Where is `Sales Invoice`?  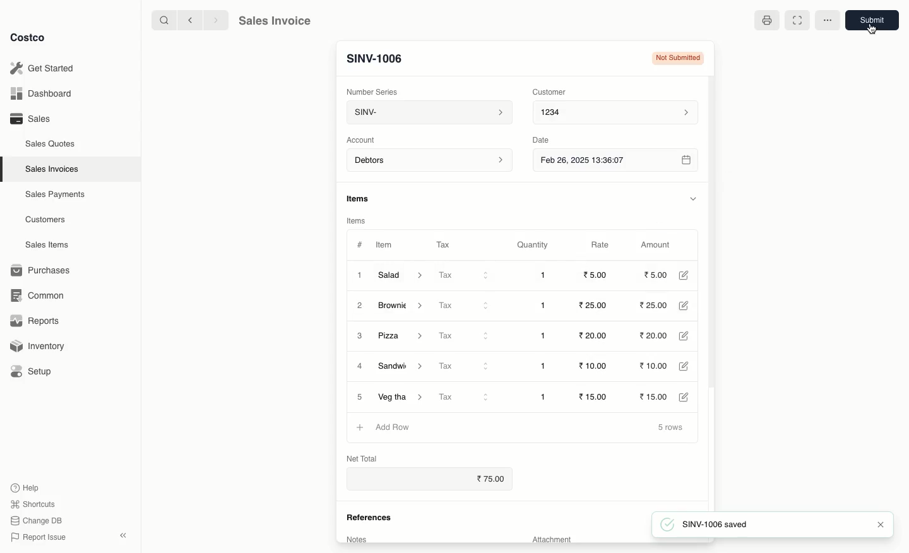
Sales Invoice is located at coordinates (275, 22).